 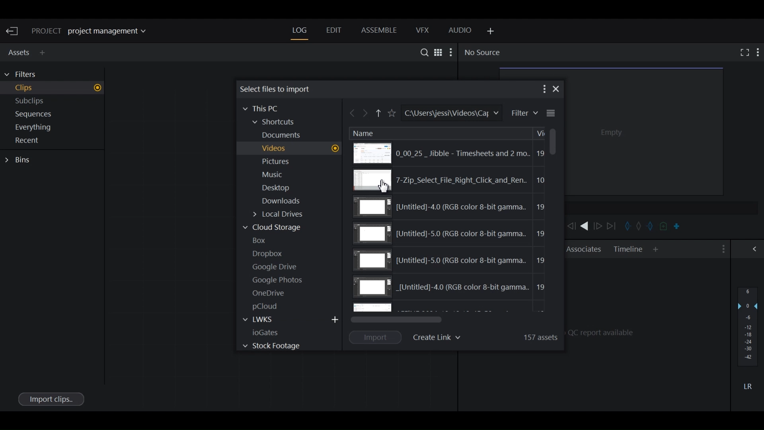 What do you see at coordinates (20, 160) in the screenshot?
I see `Bins` at bounding box center [20, 160].